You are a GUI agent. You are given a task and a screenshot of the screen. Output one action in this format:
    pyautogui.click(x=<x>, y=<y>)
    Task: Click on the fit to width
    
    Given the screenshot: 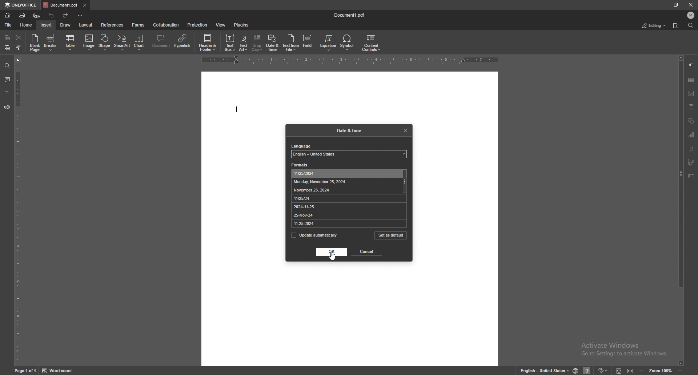 What is the action you would take?
    pyautogui.click(x=631, y=370)
    